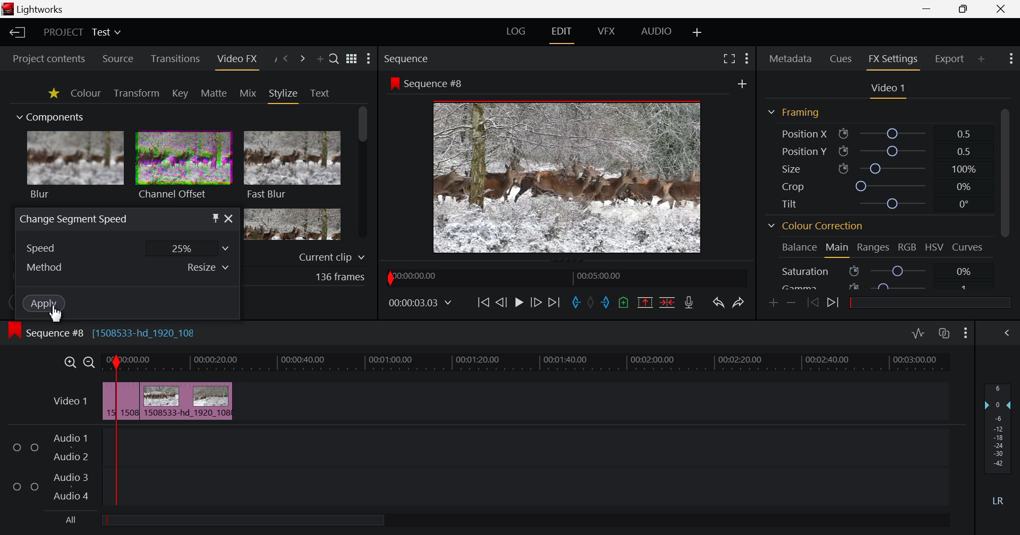 This screenshot has width=1020, height=535. Describe the element at coordinates (691, 303) in the screenshot. I see `Record Voiceover` at that location.